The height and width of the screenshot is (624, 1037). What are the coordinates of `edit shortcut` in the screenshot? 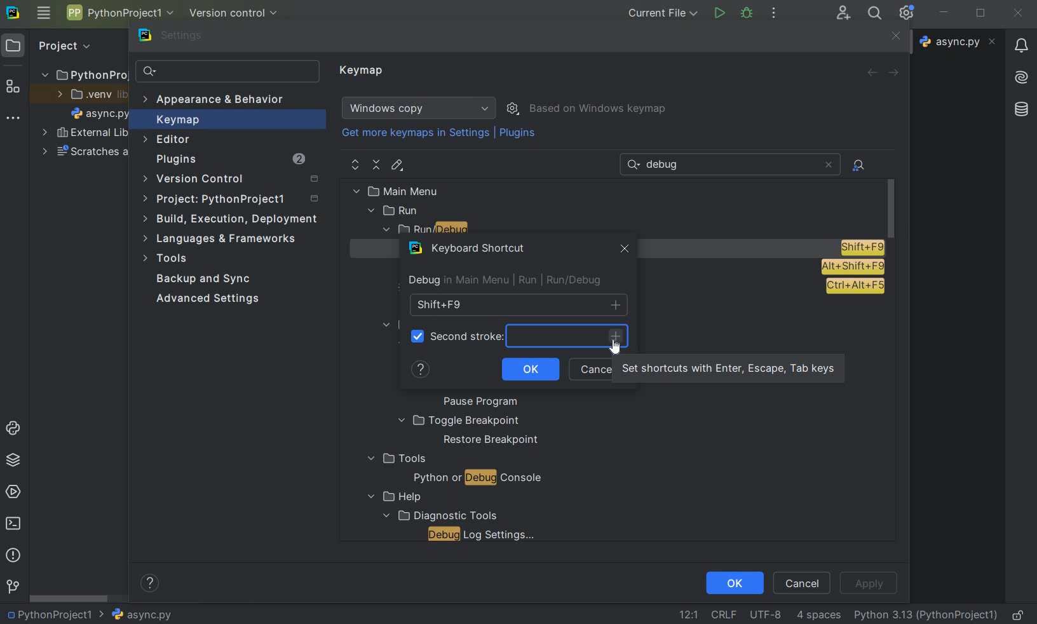 It's located at (396, 165).